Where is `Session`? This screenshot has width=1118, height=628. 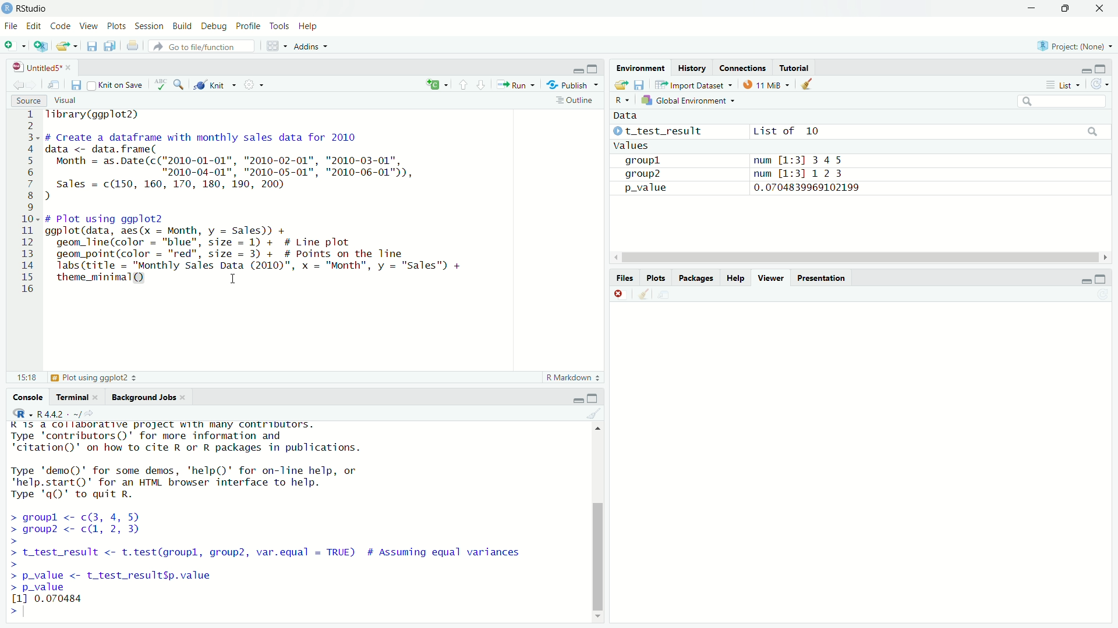 Session is located at coordinates (150, 26).